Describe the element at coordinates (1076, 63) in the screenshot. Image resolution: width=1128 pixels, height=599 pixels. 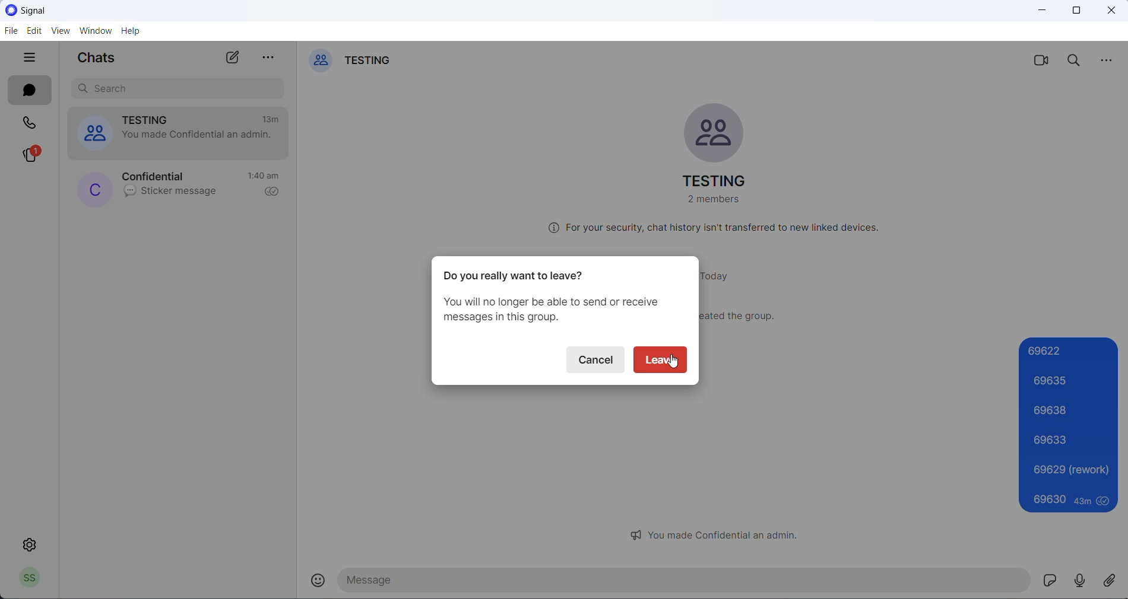
I see `search in chat` at that location.